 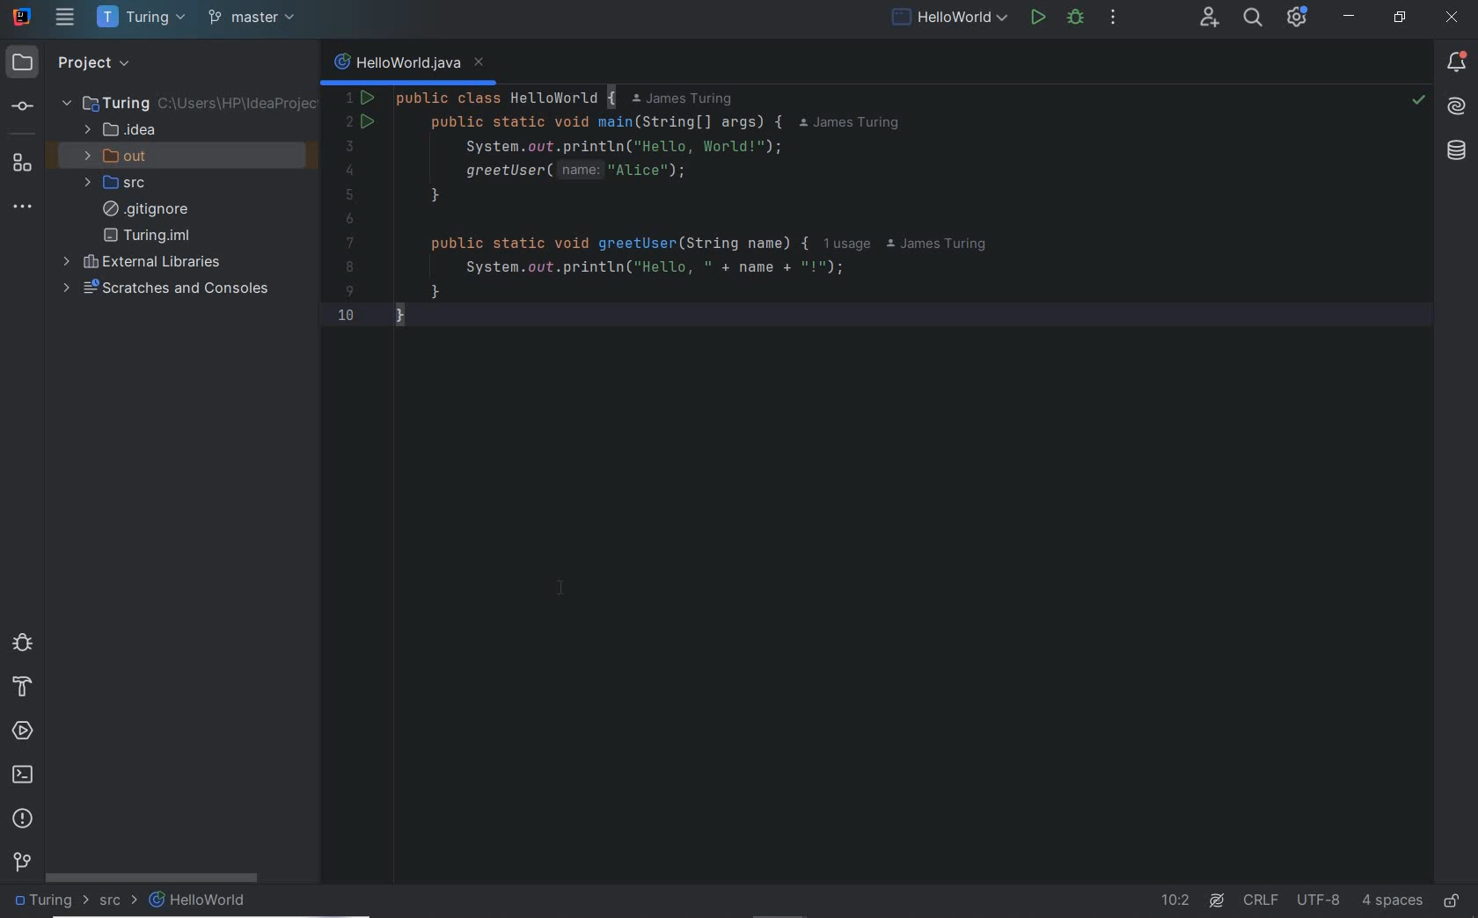 What do you see at coordinates (203, 900) in the screenshot?
I see `HELLOWORLD(FILE NAME)` at bounding box center [203, 900].